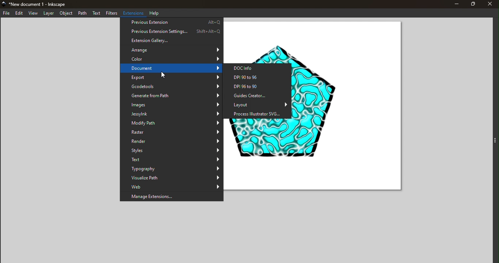 The image size is (499, 263). I want to click on Visualize Path, so click(171, 178).